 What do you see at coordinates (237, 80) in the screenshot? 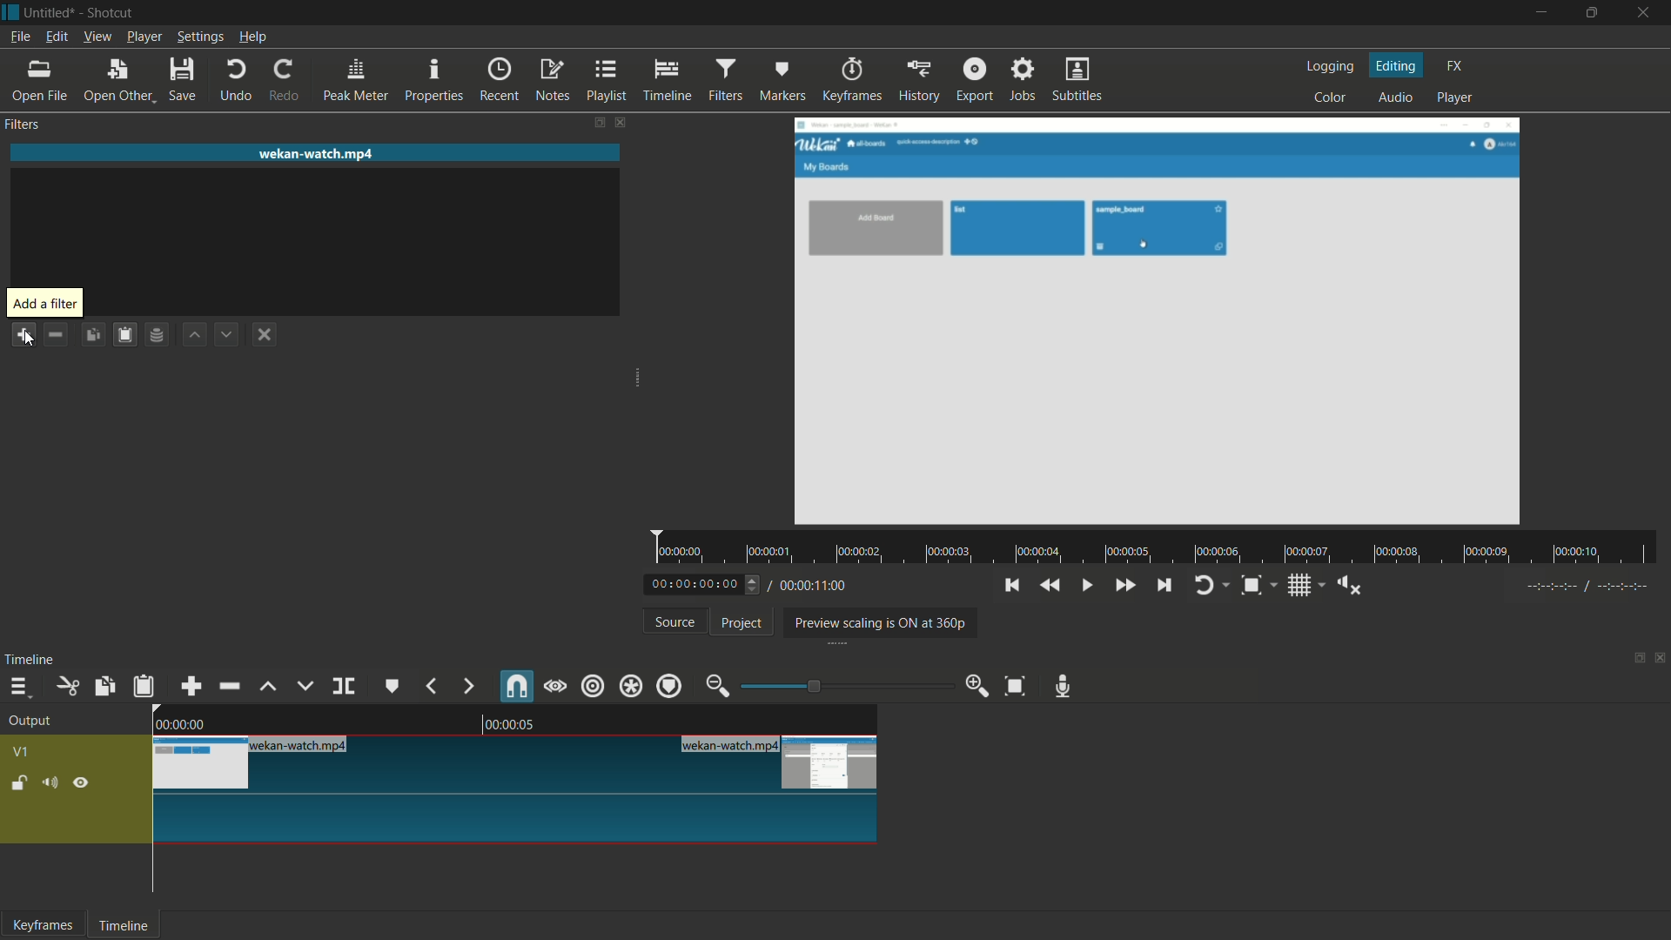
I see `undo` at bounding box center [237, 80].